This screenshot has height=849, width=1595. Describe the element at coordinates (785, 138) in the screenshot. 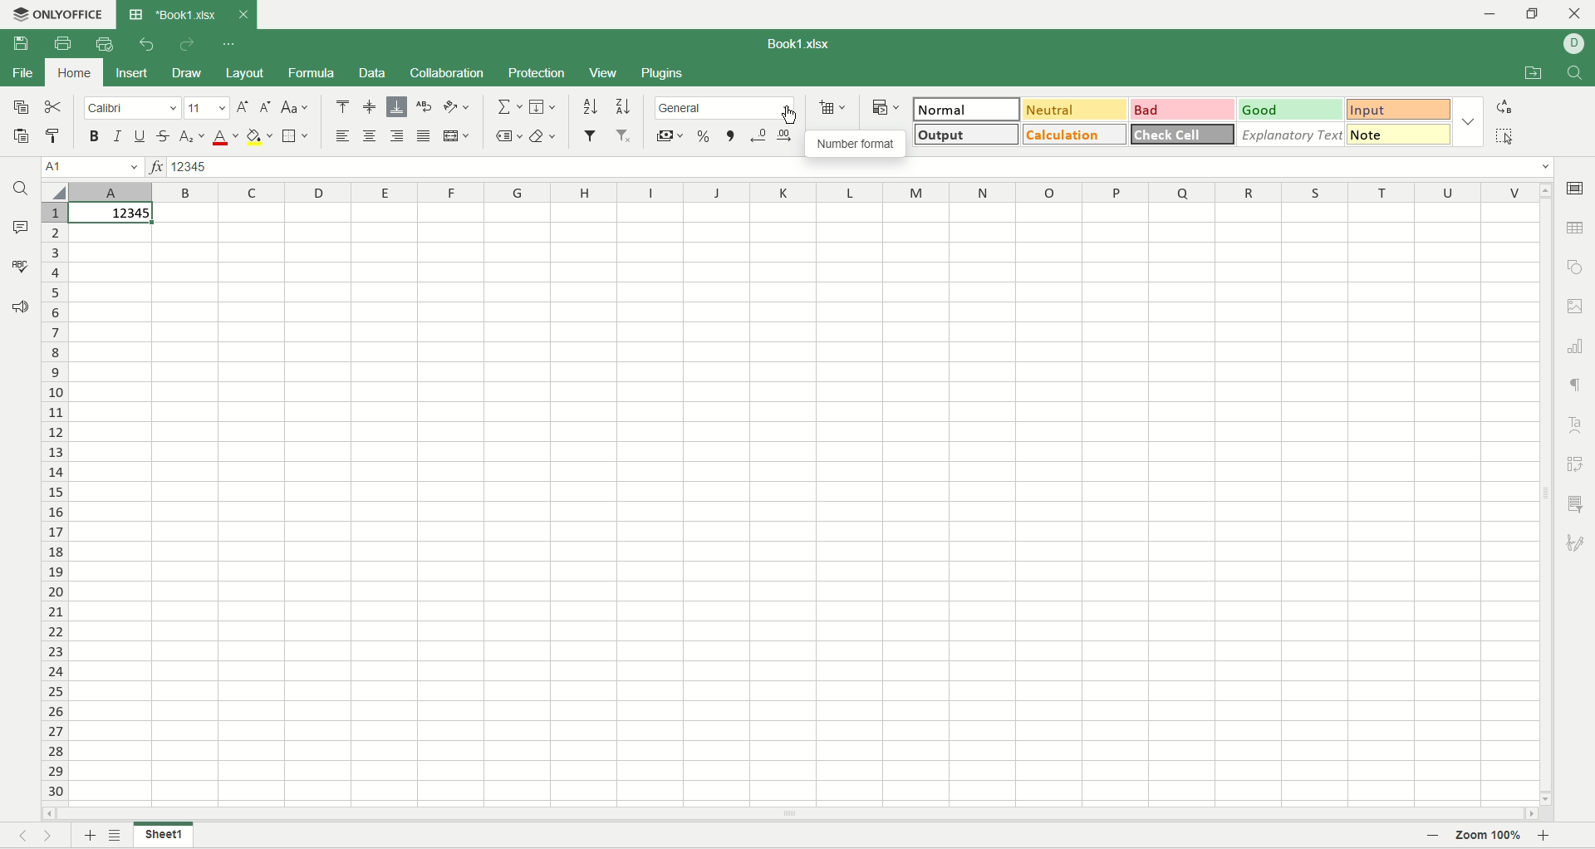

I see `increase decimal` at that location.